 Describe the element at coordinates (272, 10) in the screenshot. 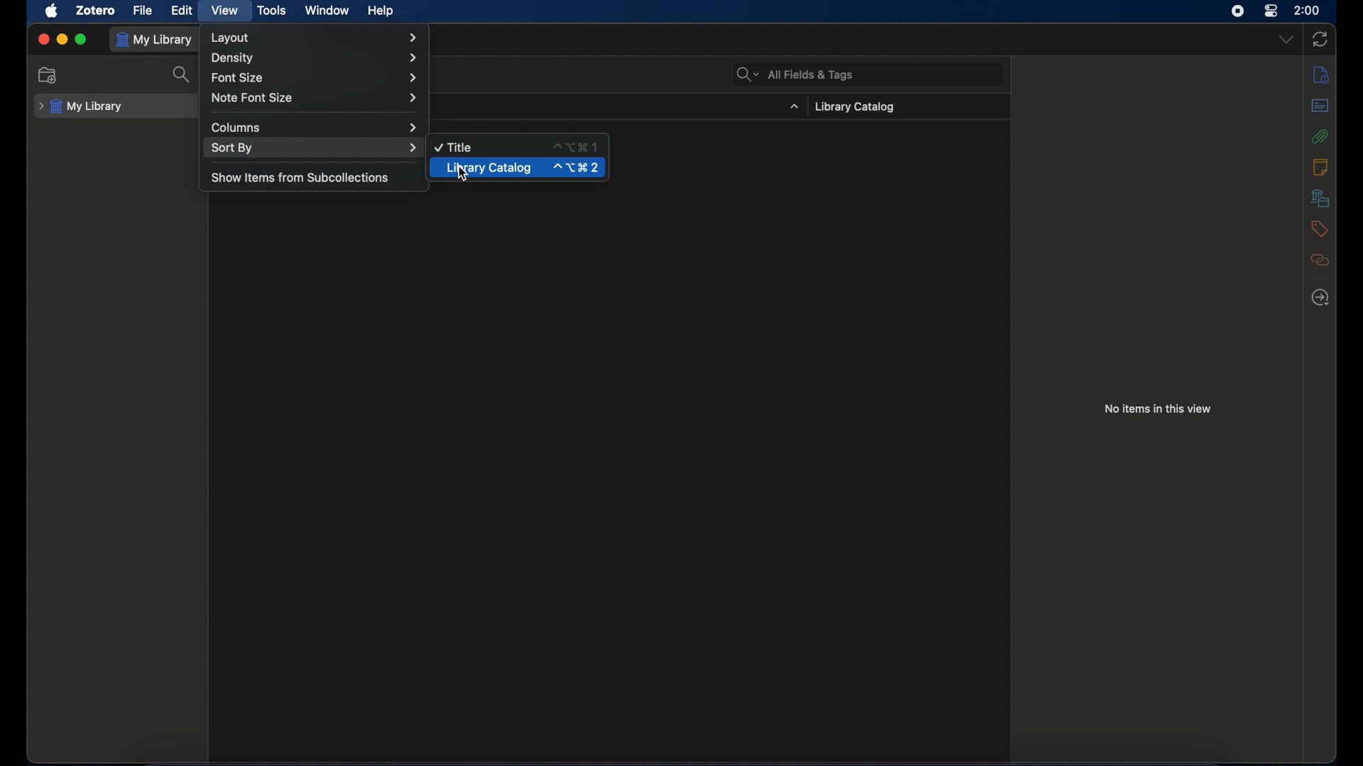

I see `tools` at that location.